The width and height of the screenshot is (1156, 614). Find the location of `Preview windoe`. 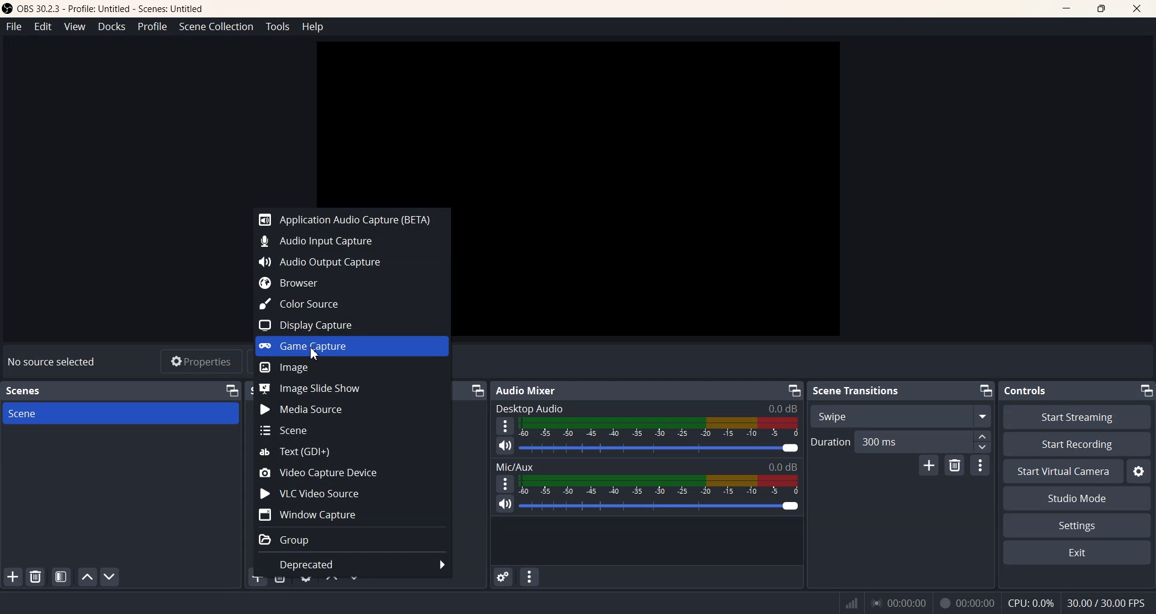

Preview windoe is located at coordinates (577, 120).